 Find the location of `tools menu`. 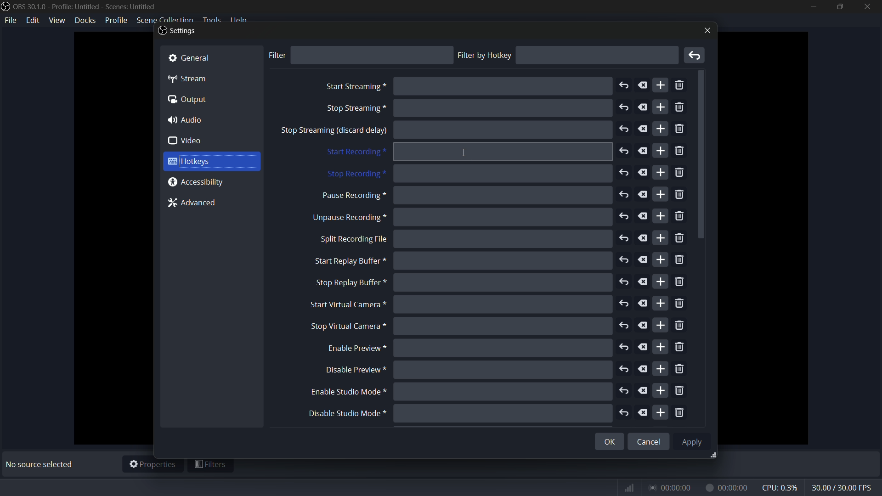

tools menu is located at coordinates (211, 20).